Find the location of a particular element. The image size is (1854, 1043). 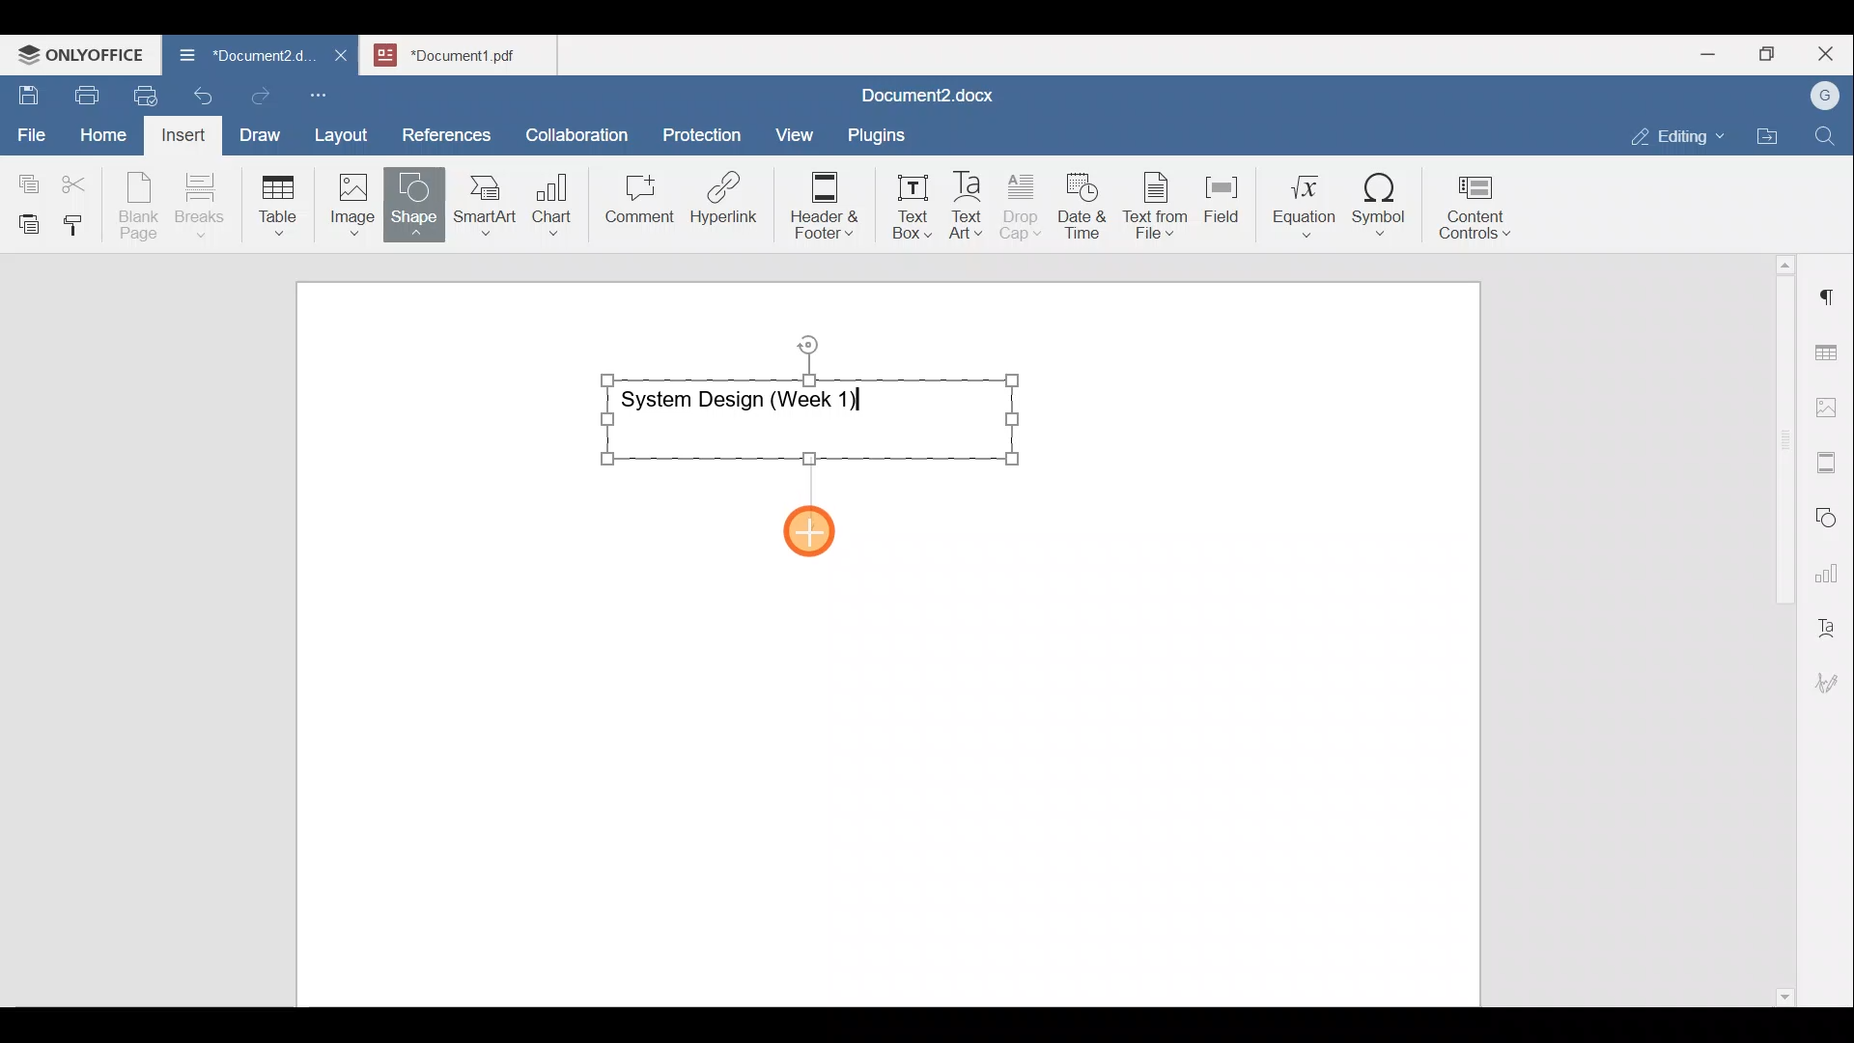

Account name is located at coordinates (1820, 97).